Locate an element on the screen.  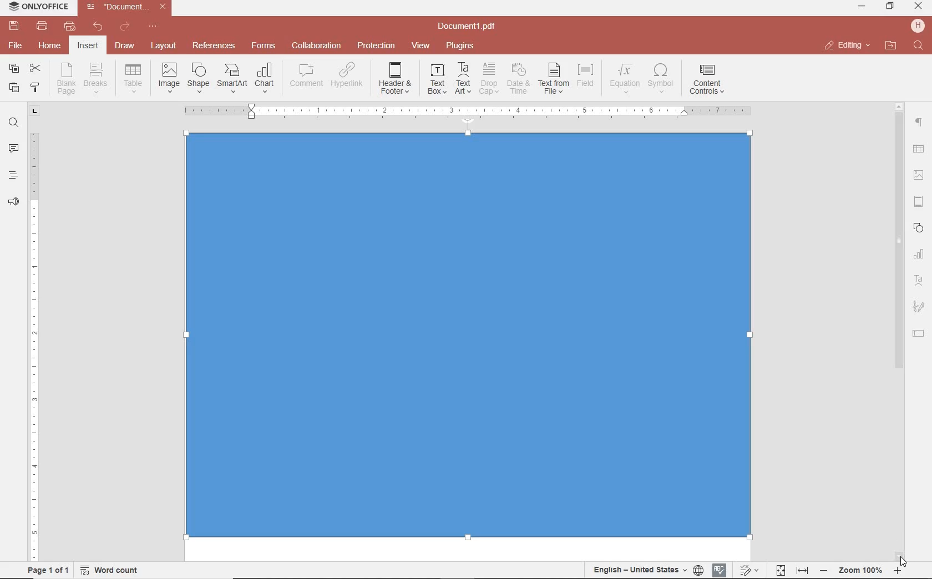
 is located at coordinates (468, 340).